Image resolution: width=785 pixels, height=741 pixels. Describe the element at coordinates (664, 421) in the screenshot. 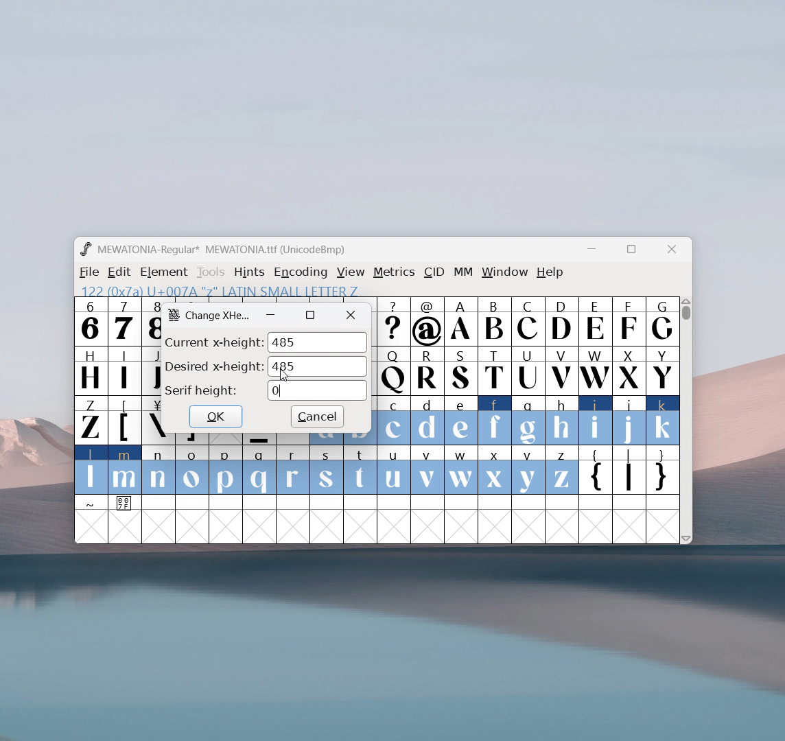

I see `k` at that location.